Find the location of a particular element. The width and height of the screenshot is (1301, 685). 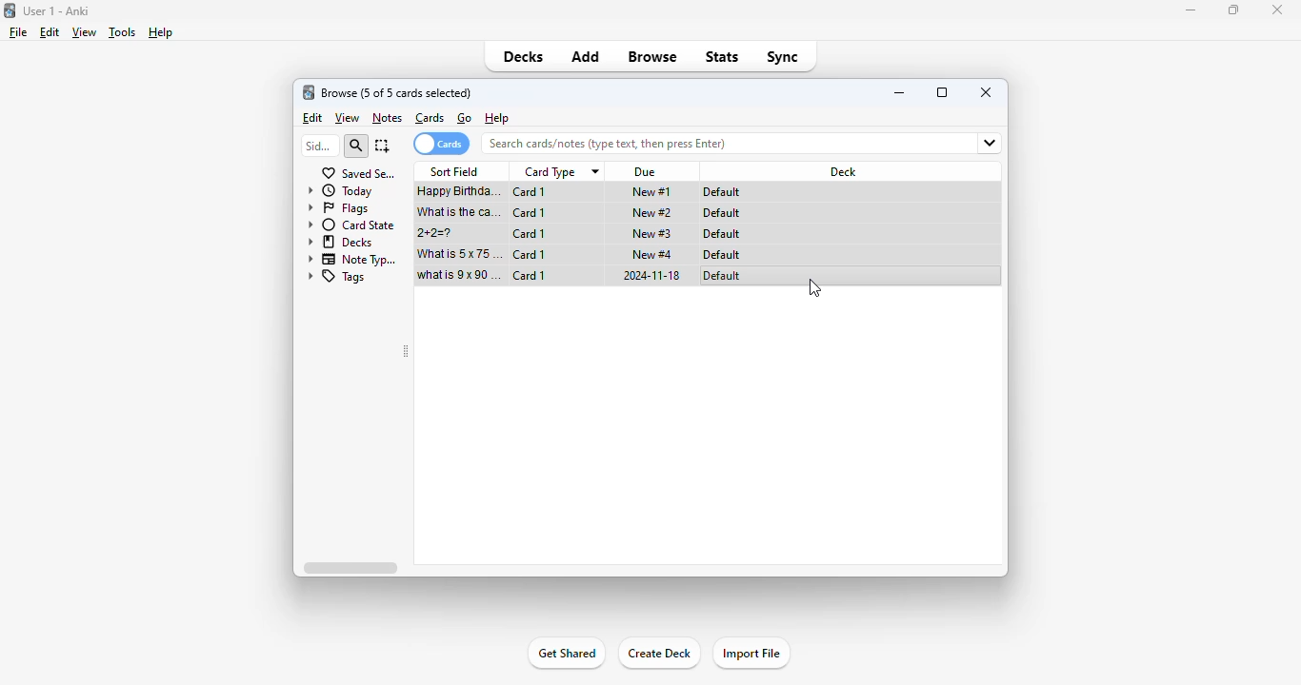

tools is located at coordinates (122, 33).